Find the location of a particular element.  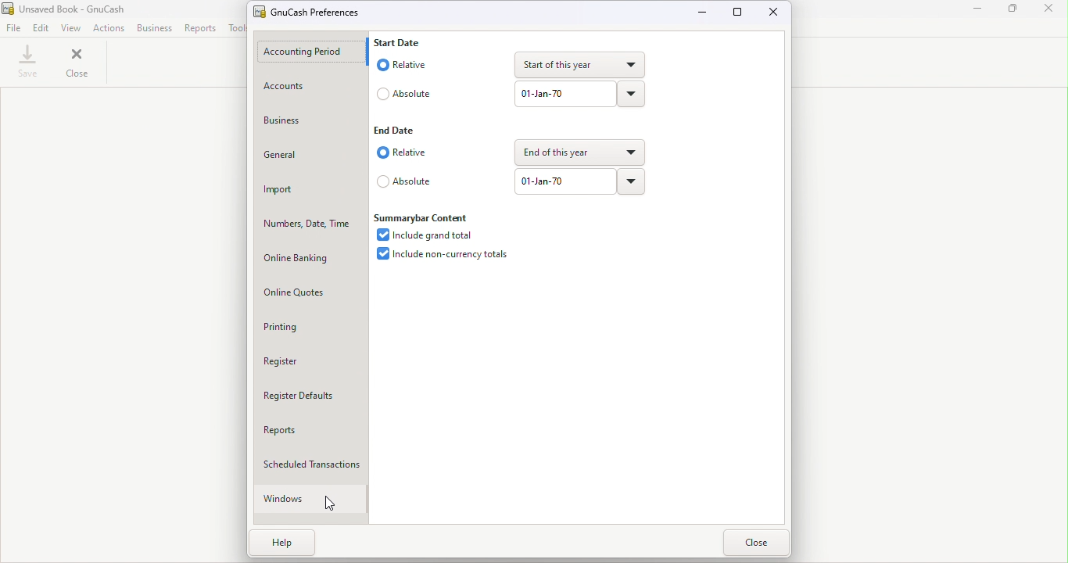

Online quotes is located at coordinates (312, 291).